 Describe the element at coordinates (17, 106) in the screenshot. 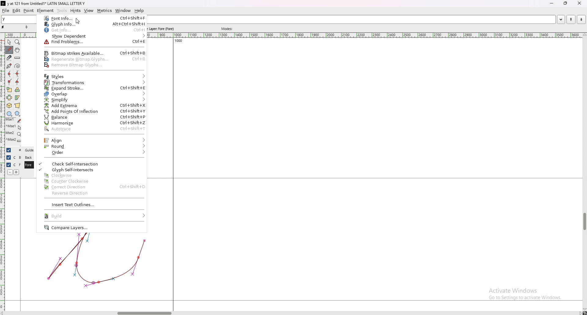

I see `perform a perspective transformation` at that location.